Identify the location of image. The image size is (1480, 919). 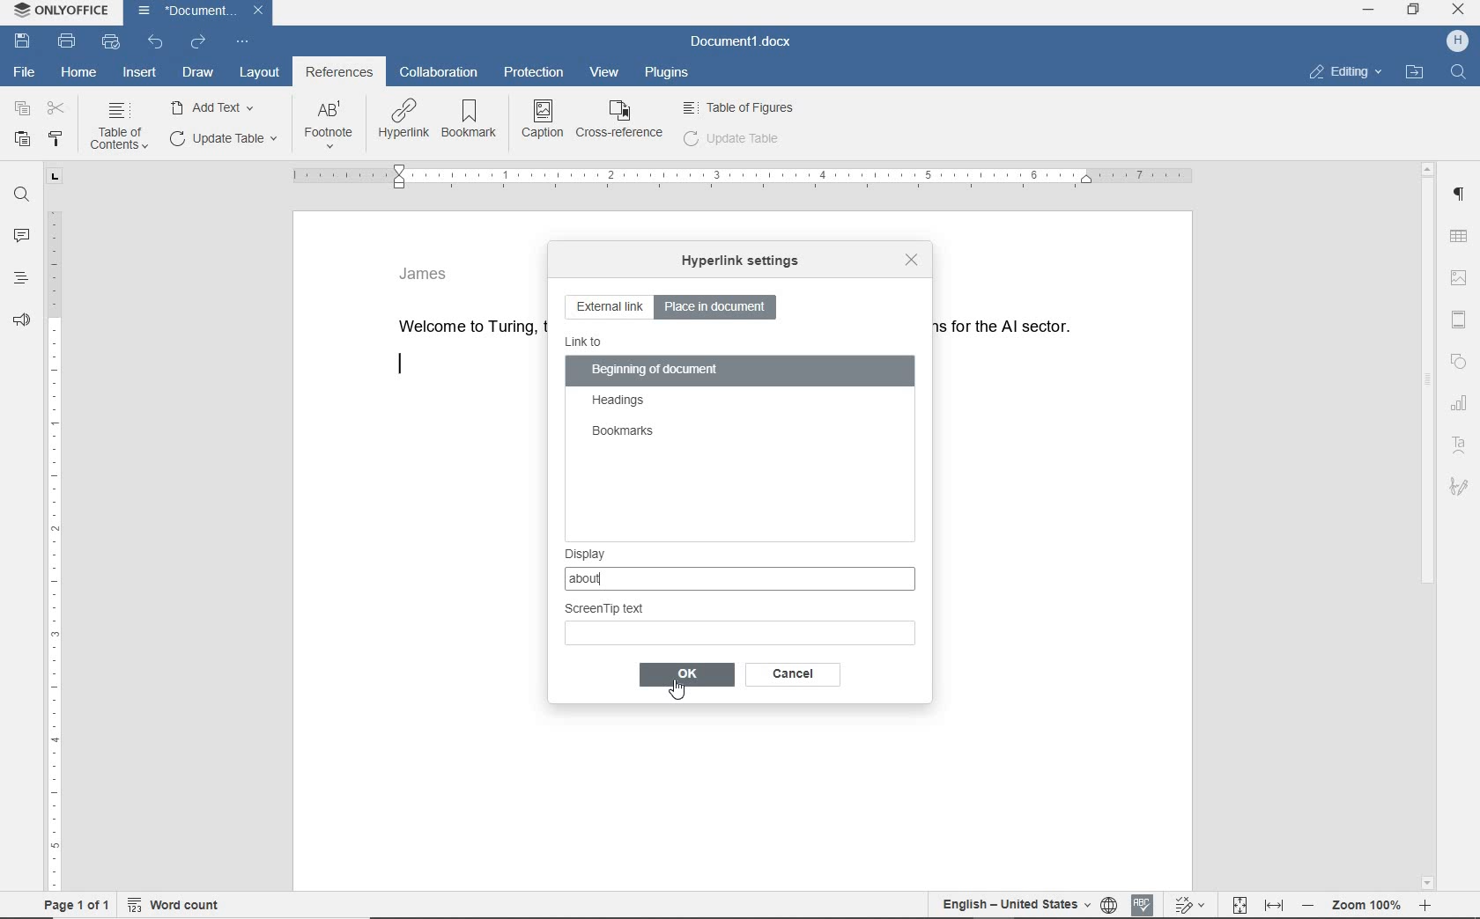
(1461, 275).